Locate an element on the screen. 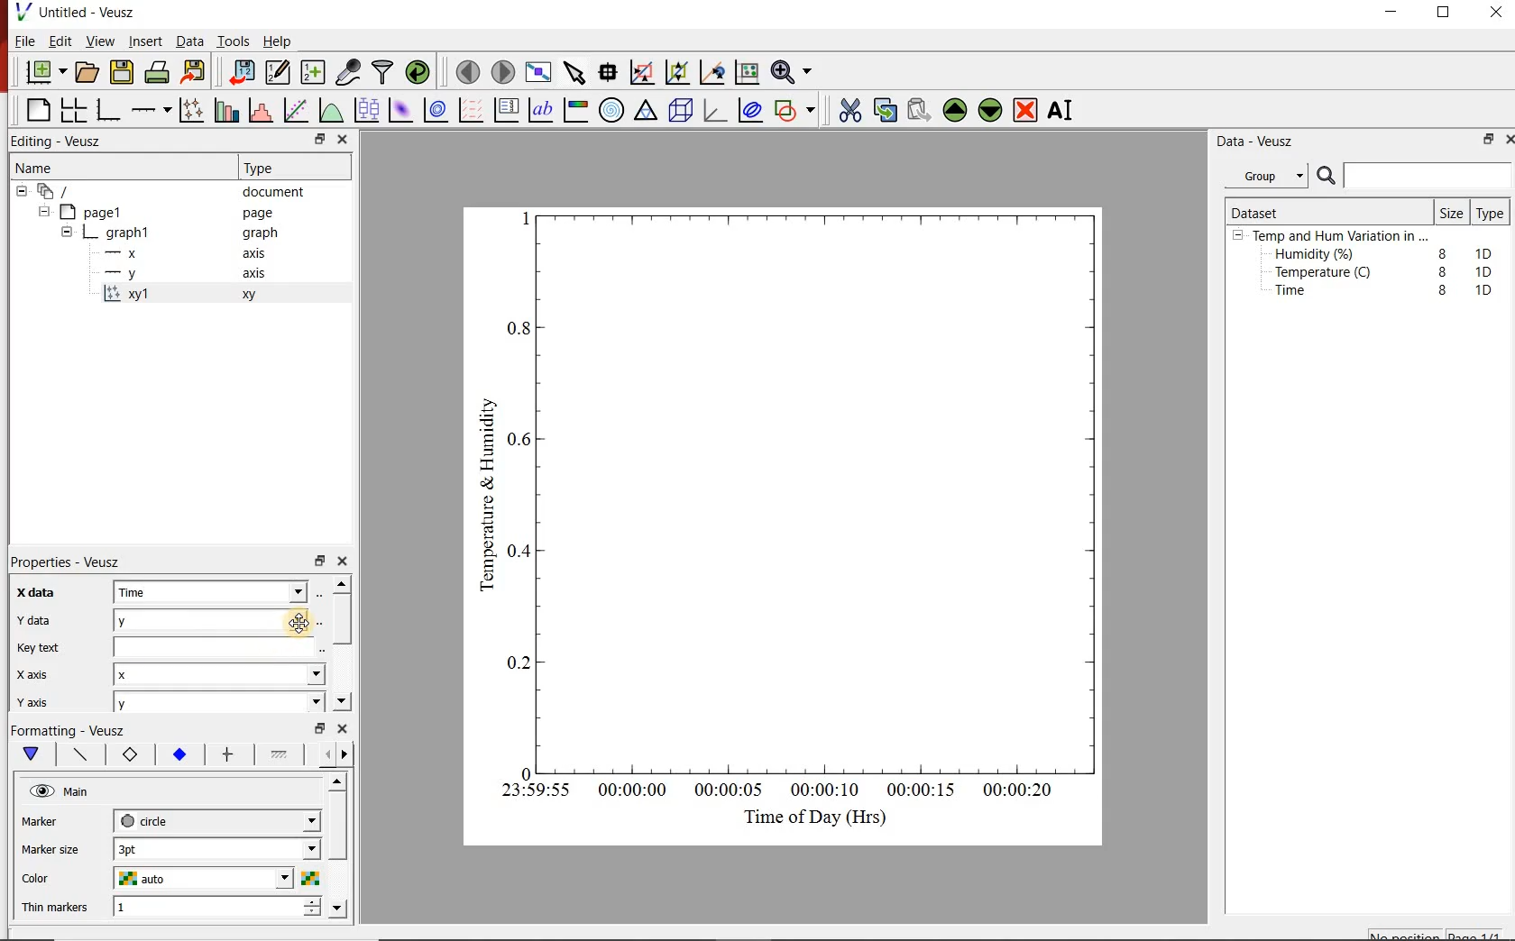 Image resolution: width=1515 pixels, height=941 pixels. ternary graph is located at coordinates (647, 113).